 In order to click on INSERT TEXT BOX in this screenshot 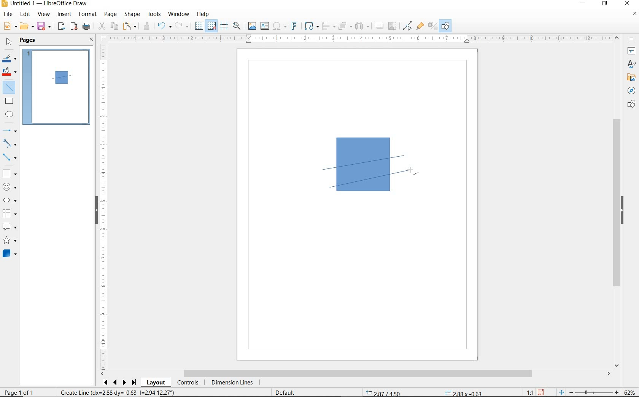, I will do `click(264, 26)`.